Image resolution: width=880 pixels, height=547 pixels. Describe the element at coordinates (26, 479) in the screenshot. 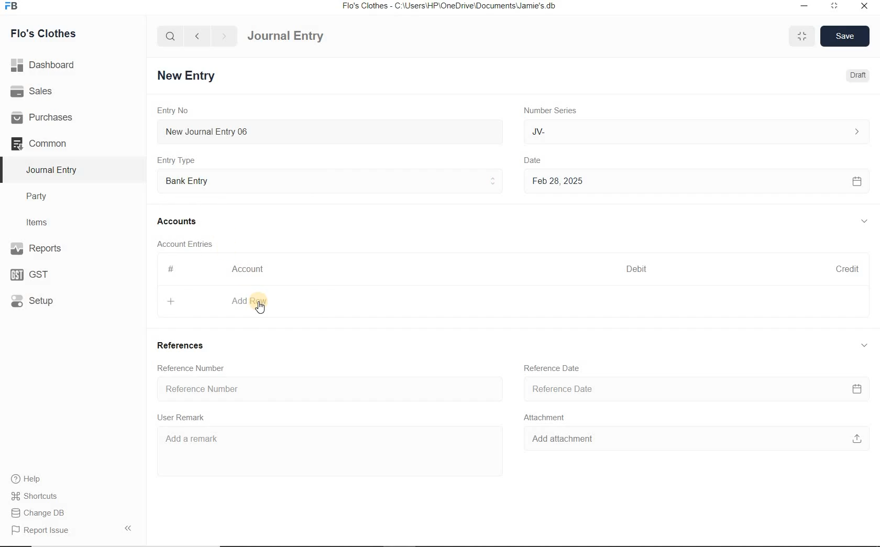

I see `help` at that location.